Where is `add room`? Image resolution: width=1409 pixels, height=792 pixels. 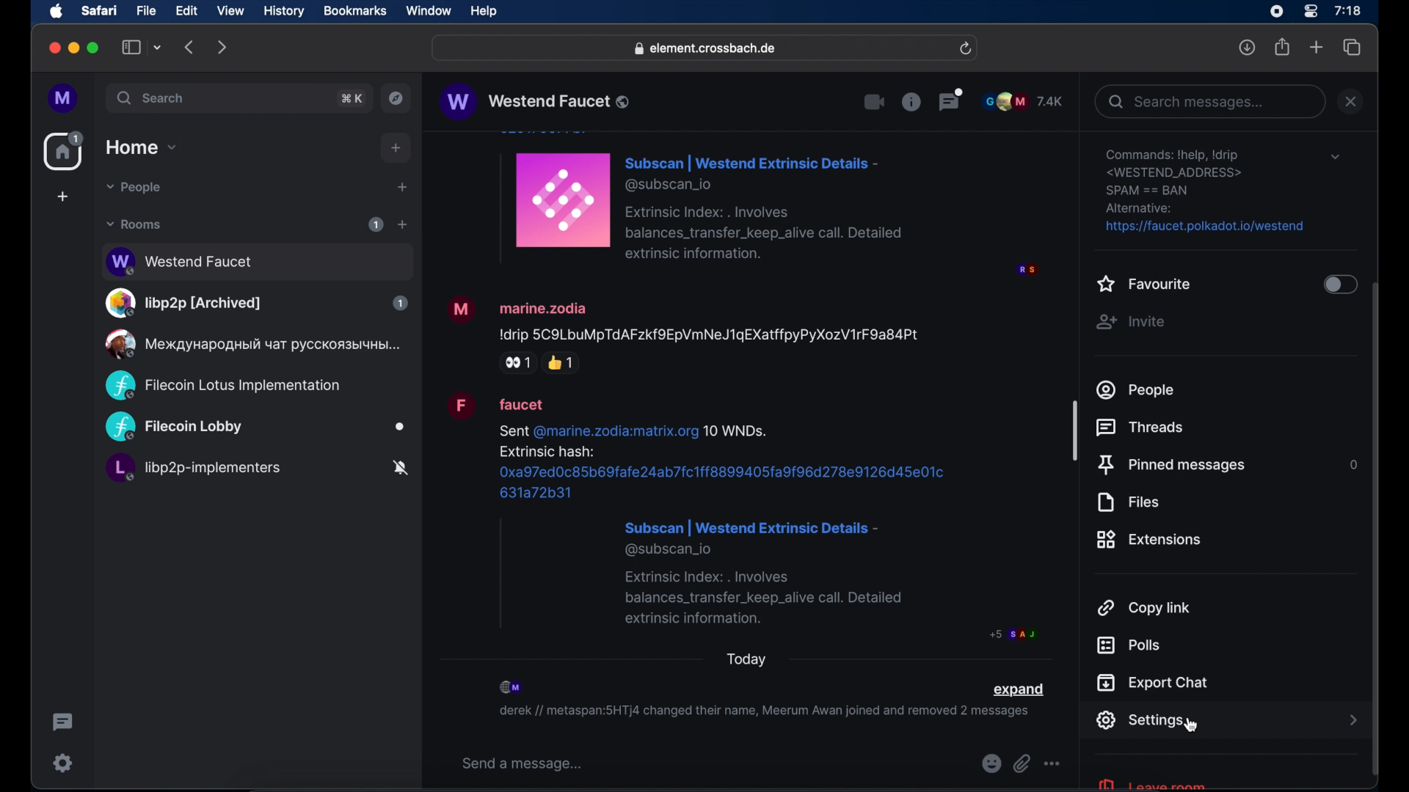 add room is located at coordinates (402, 224).